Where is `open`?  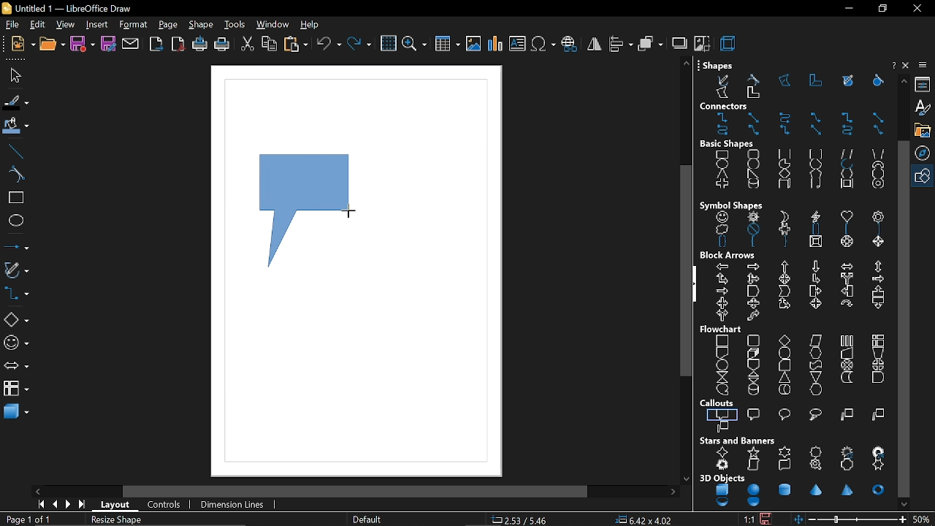 open is located at coordinates (51, 46).